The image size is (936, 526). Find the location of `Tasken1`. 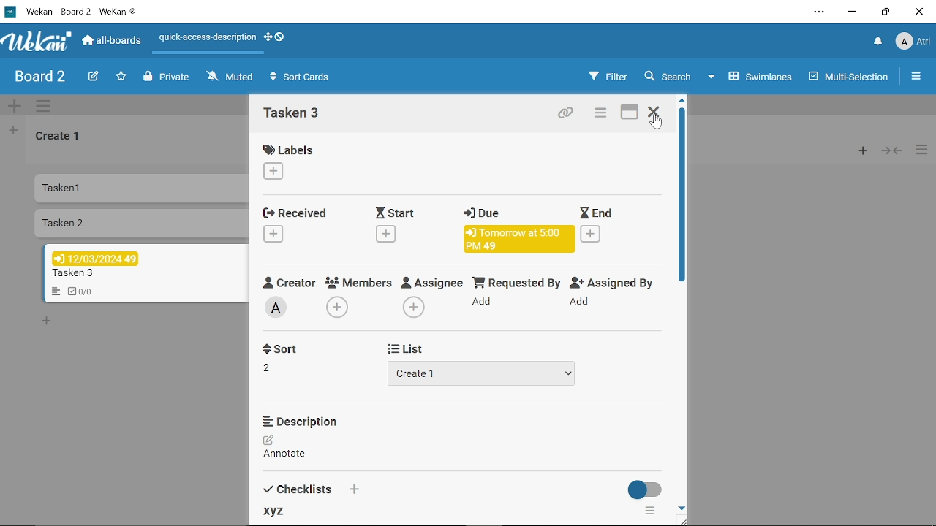

Tasken1 is located at coordinates (138, 188).